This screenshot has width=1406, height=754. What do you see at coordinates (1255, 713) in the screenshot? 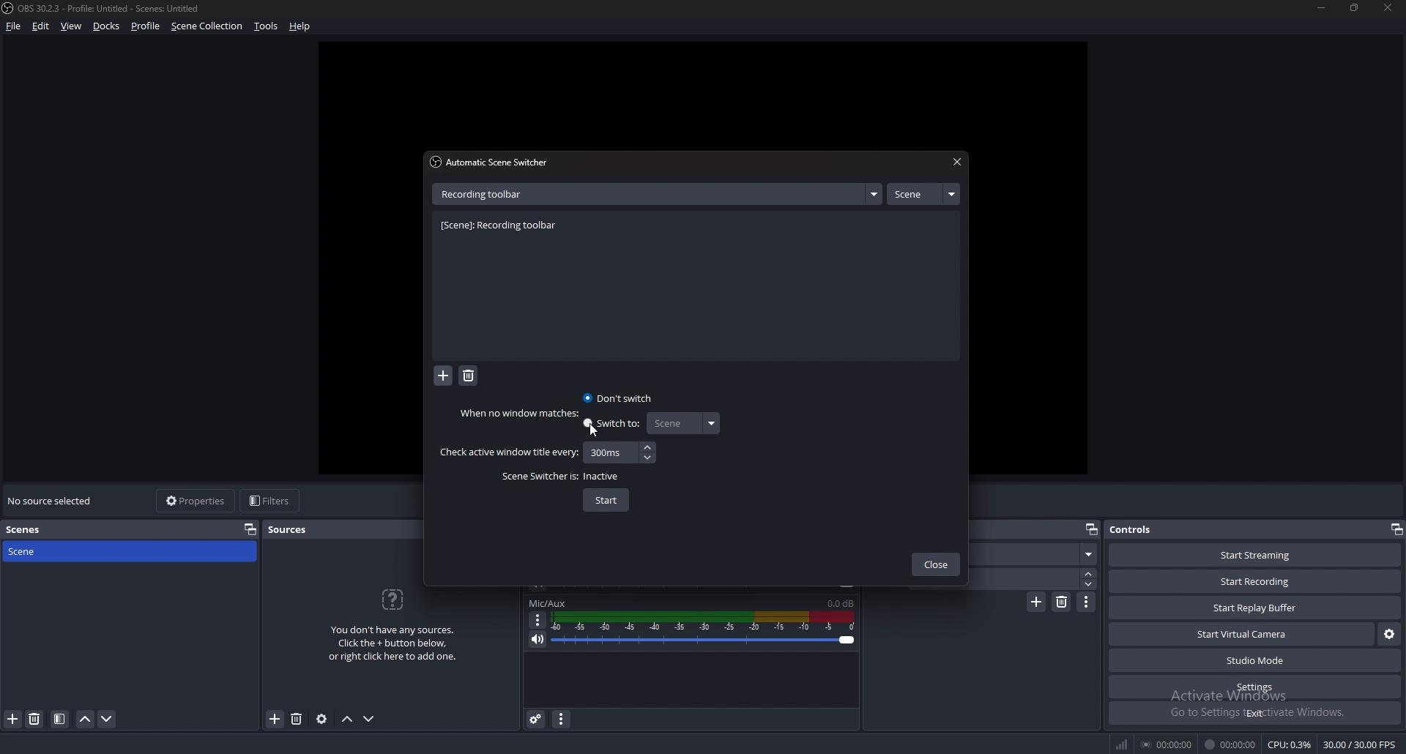
I see `exit` at bounding box center [1255, 713].